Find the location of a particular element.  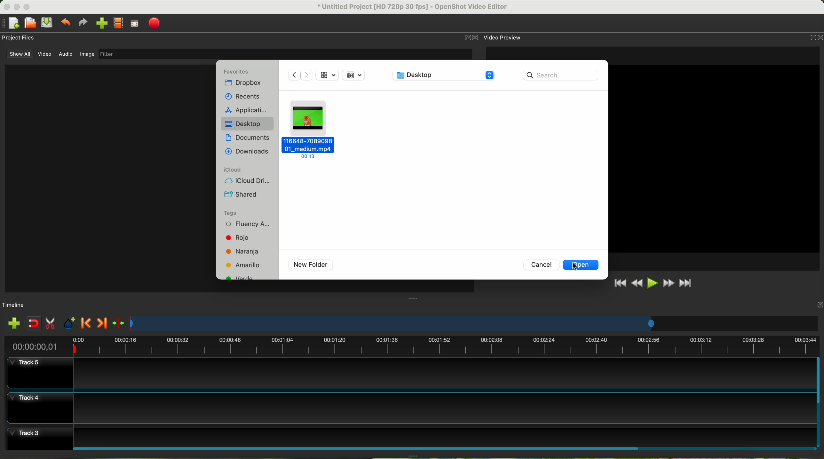

navigate arrows is located at coordinates (299, 75).